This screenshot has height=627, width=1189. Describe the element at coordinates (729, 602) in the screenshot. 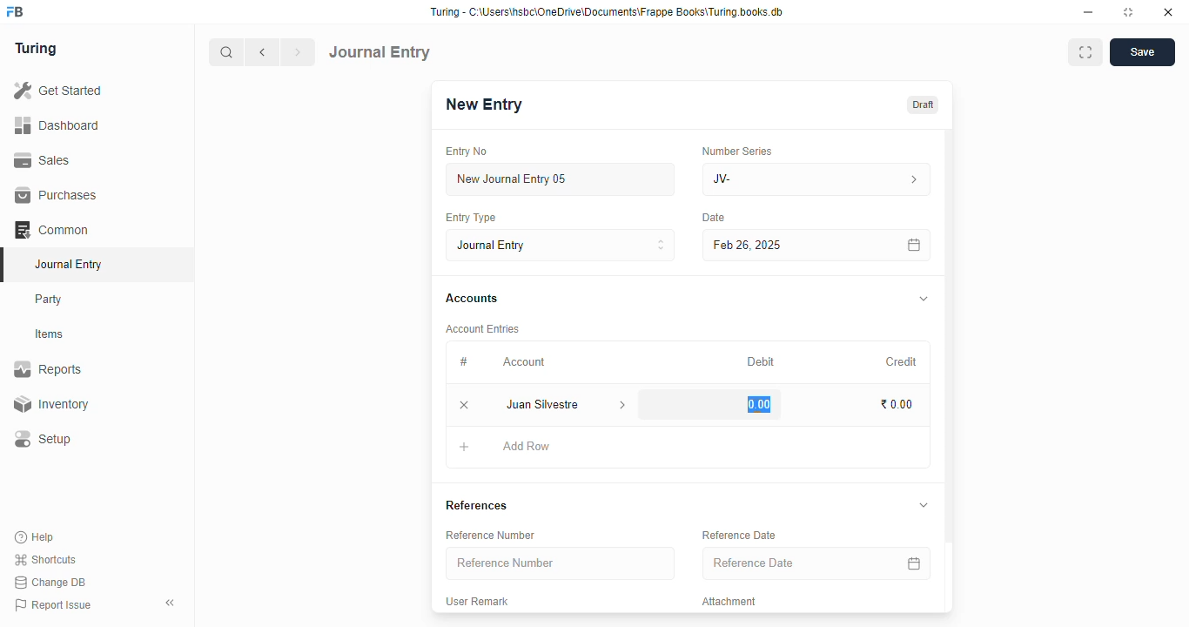

I see `attachment` at that location.